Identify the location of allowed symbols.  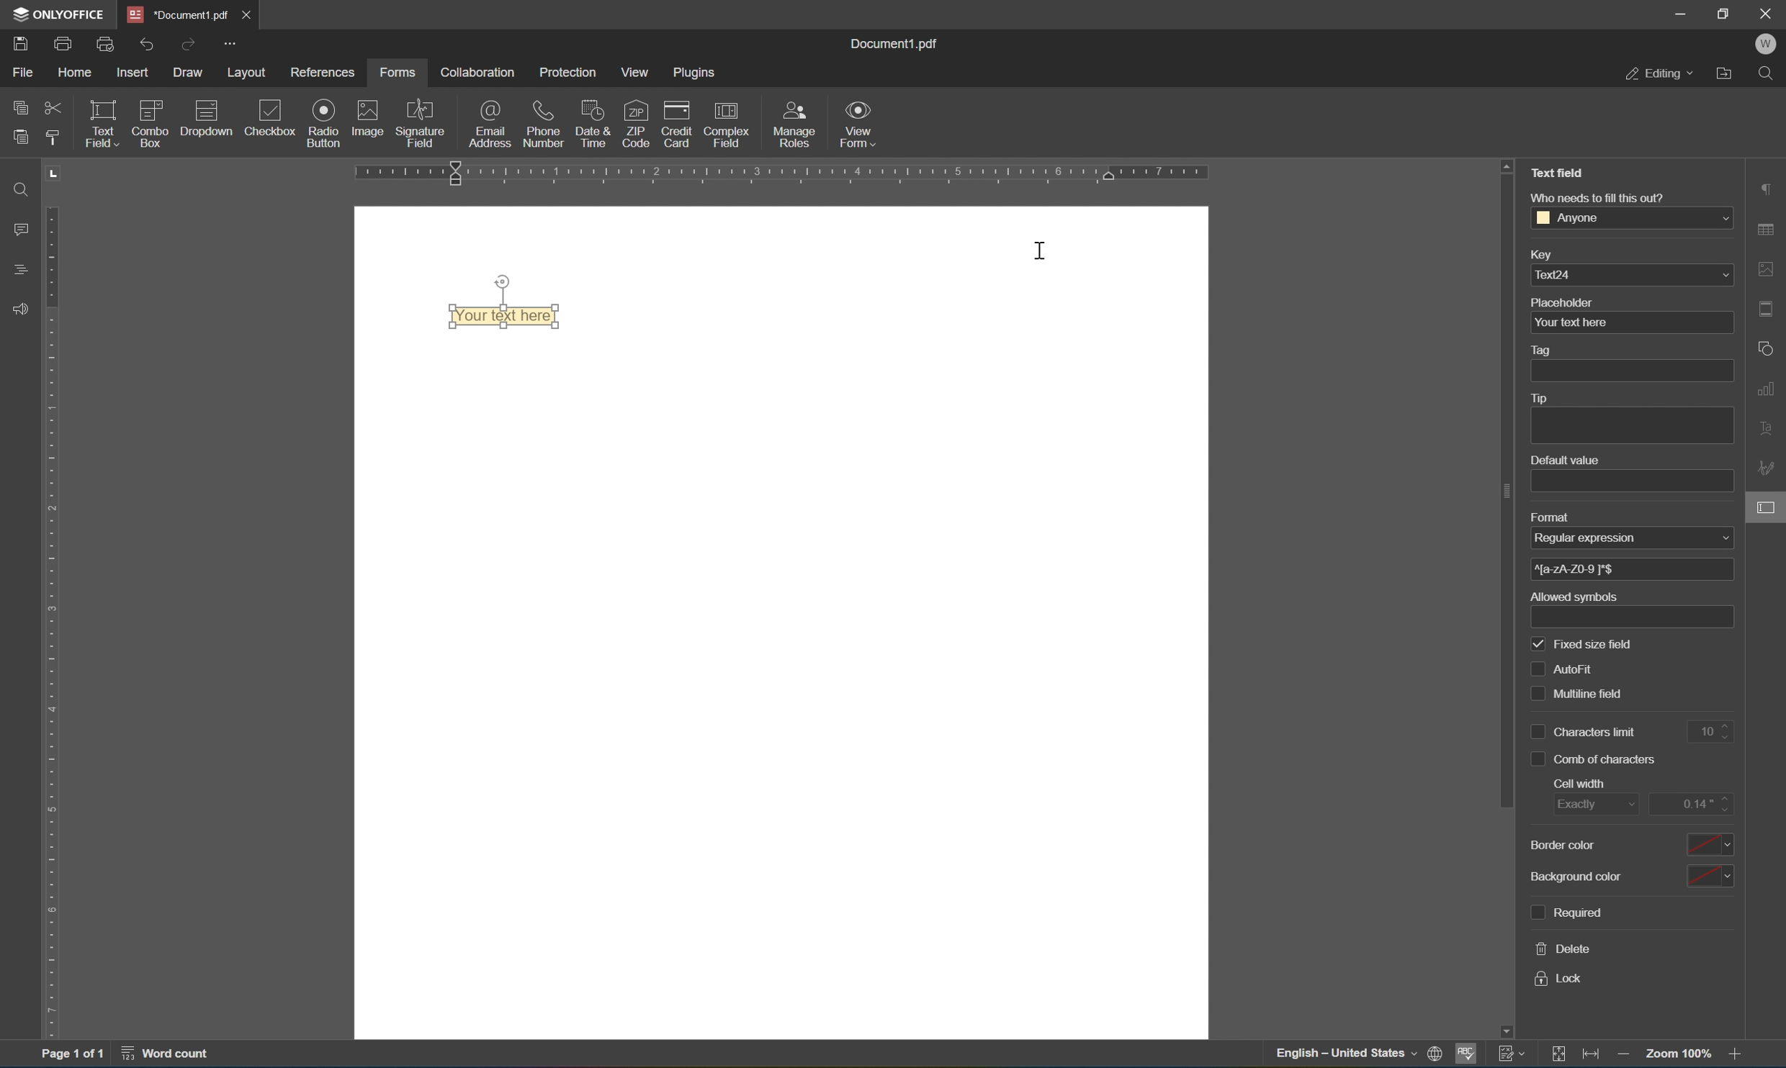
(1574, 597).